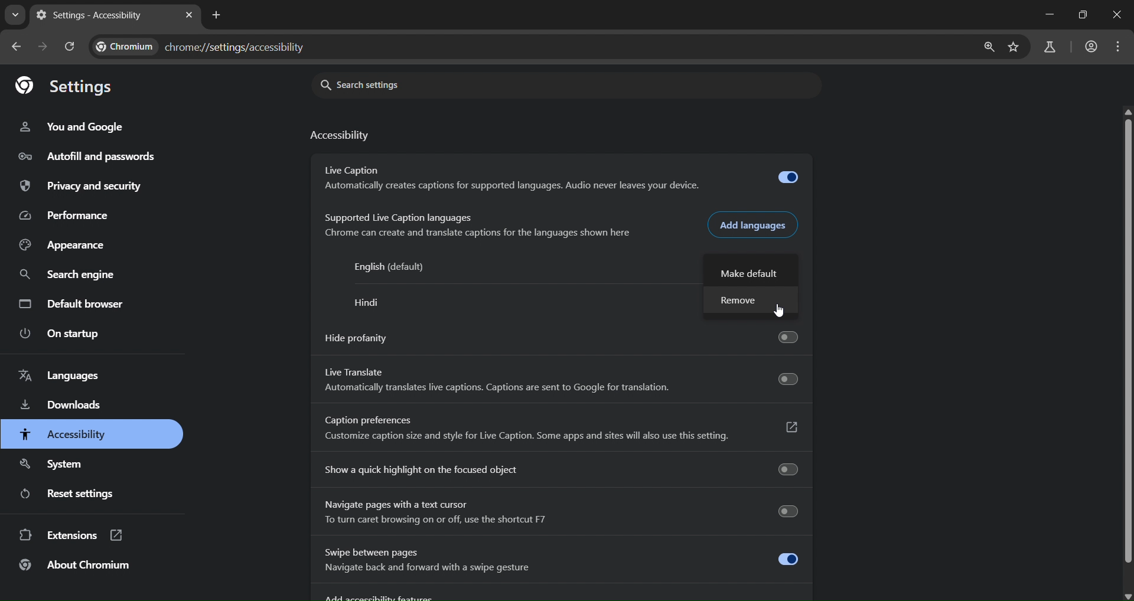  I want to click on English (default), so click(389, 265).